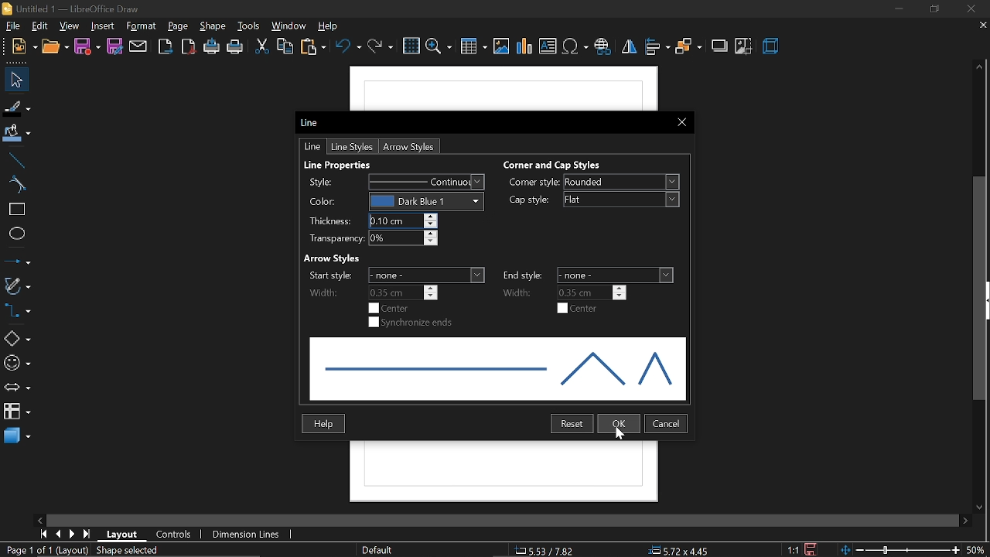 Image resolution: width=990 pixels, height=557 pixels. Describe the element at coordinates (133, 552) in the screenshot. I see `selection ` at that location.